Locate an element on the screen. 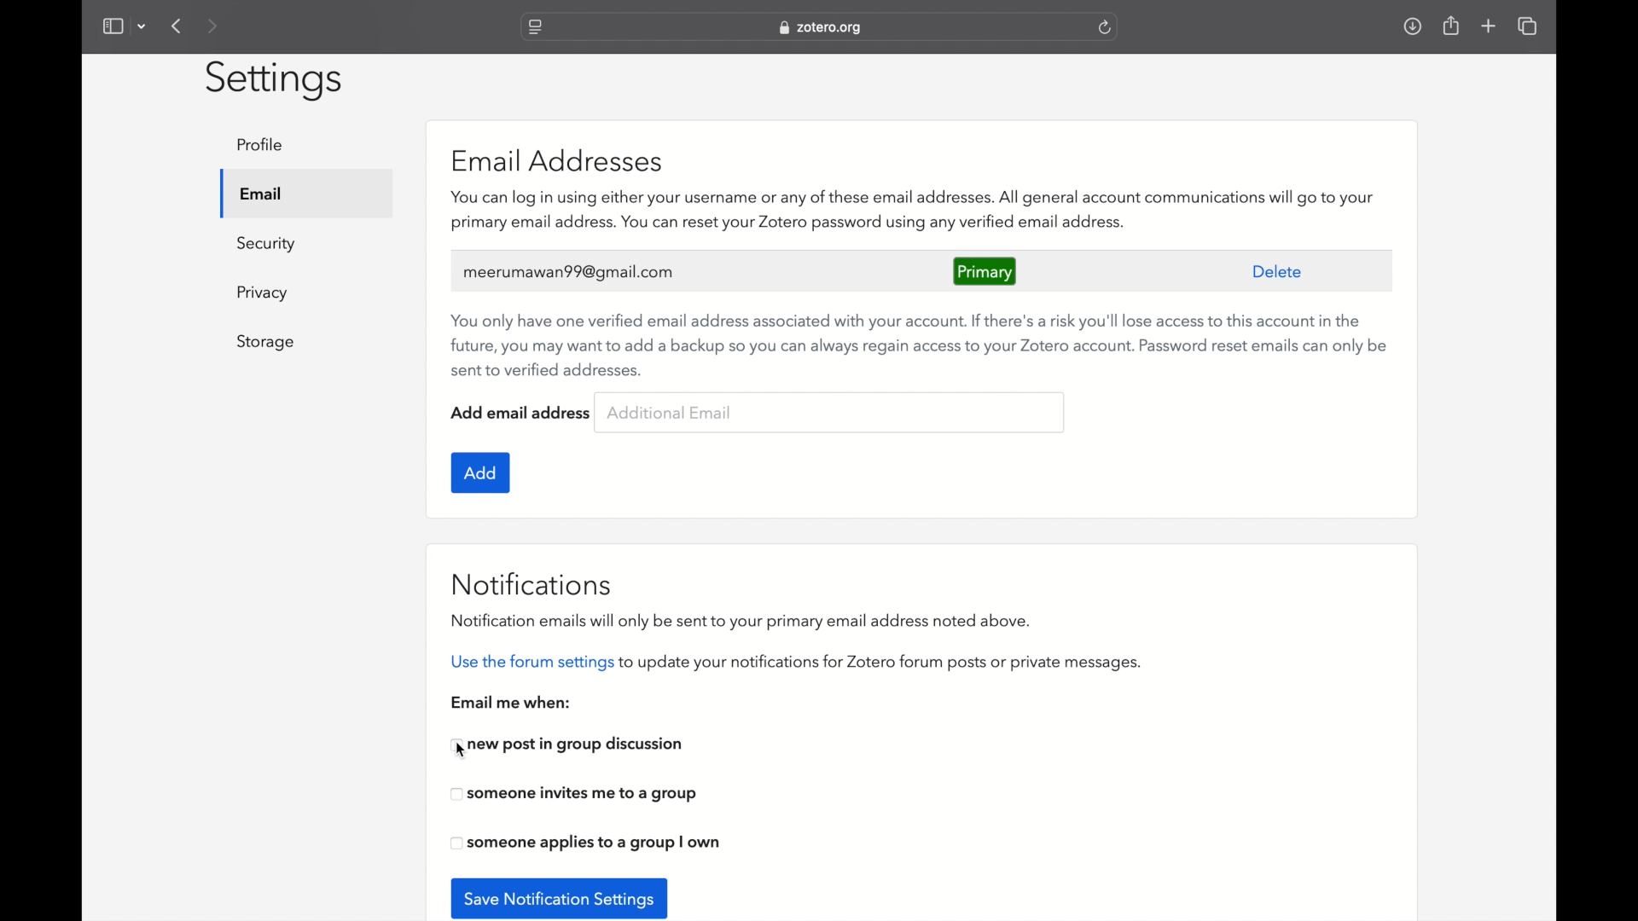 The height and width of the screenshot is (921, 1638). use the forum settings to update your notifications for zotero forum posts or private messages is located at coordinates (794, 663).